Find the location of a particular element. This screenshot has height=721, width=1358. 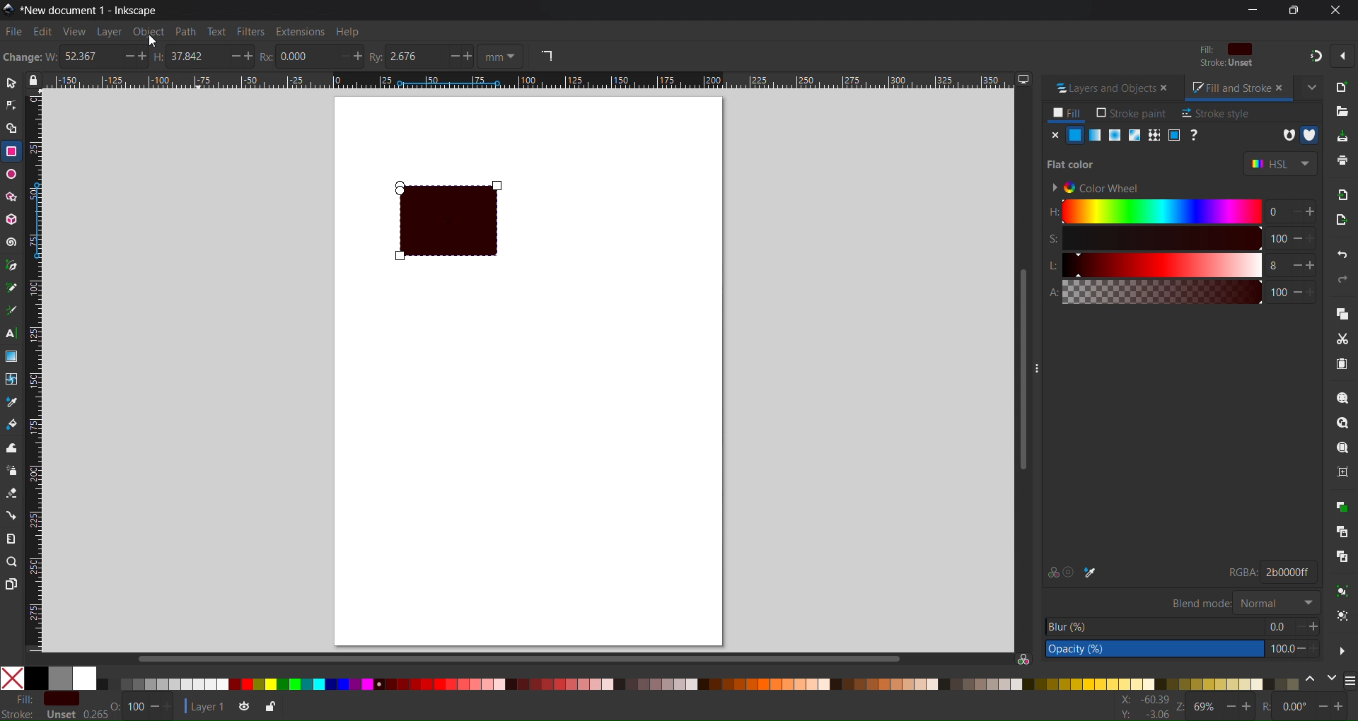

current opacity: 100 is located at coordinates (1279, 649).